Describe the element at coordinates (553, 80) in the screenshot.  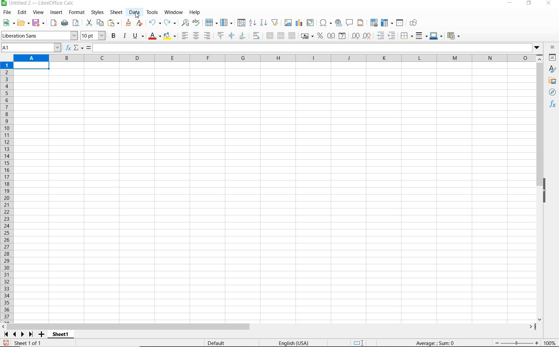
I see `gallery` at that location.